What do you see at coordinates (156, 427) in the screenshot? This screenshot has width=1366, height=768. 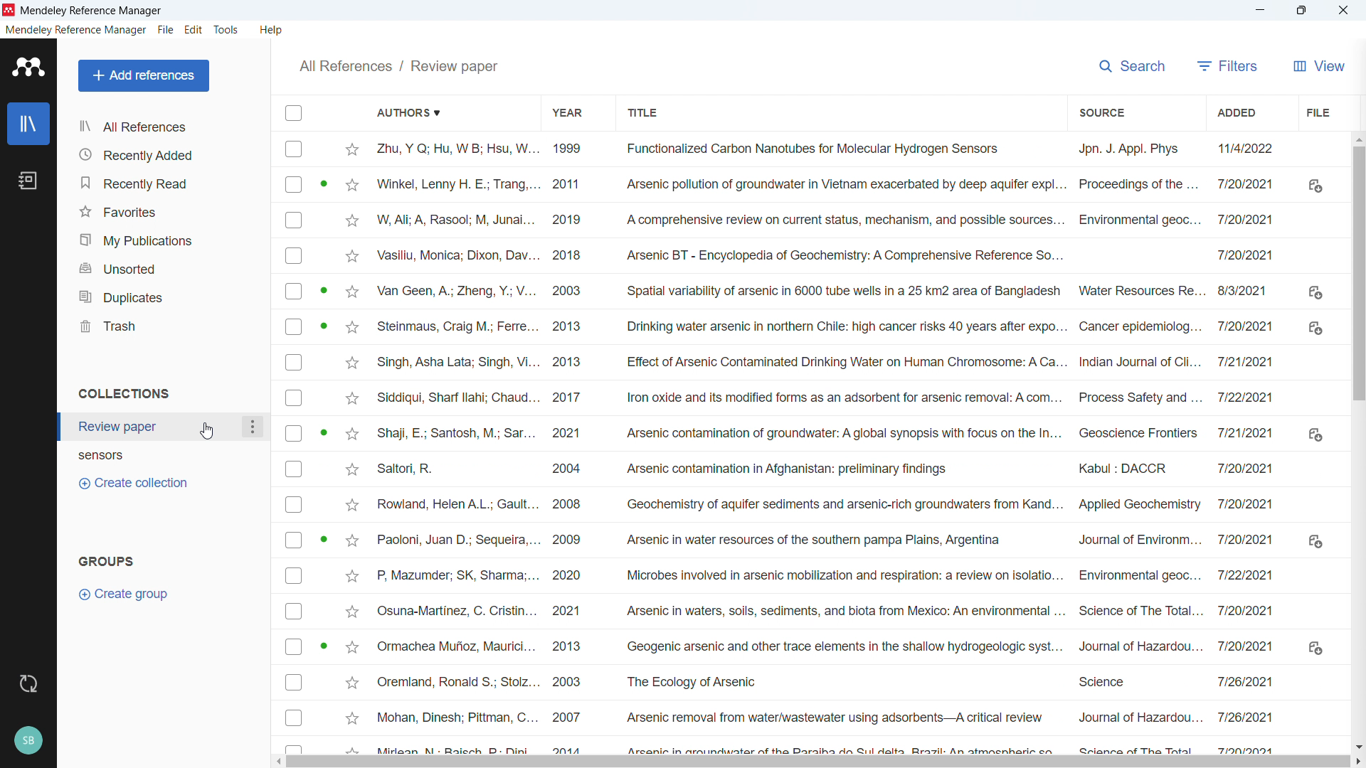 I see `Collection 1 ` at bounding box center [156, 427].